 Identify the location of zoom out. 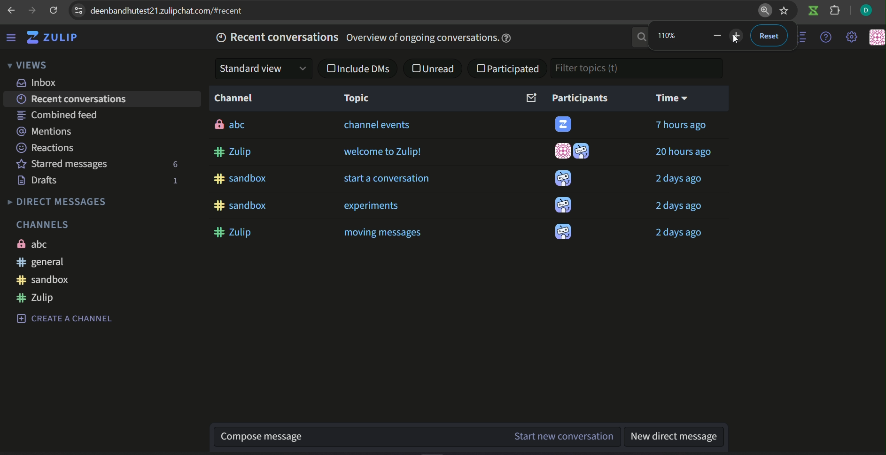
(716, 36).